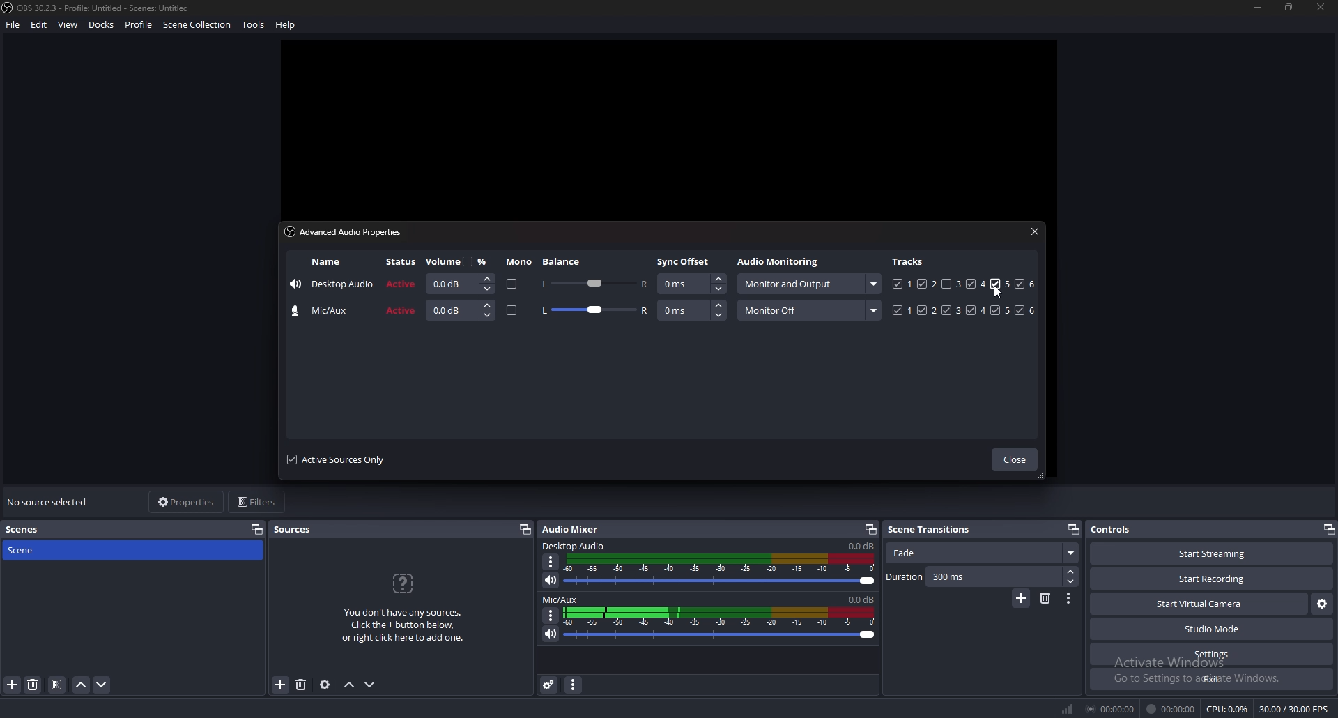 The height and width of the screenshot is (718, 1338). I want to click on audio mixer menu, so click(576, 685).